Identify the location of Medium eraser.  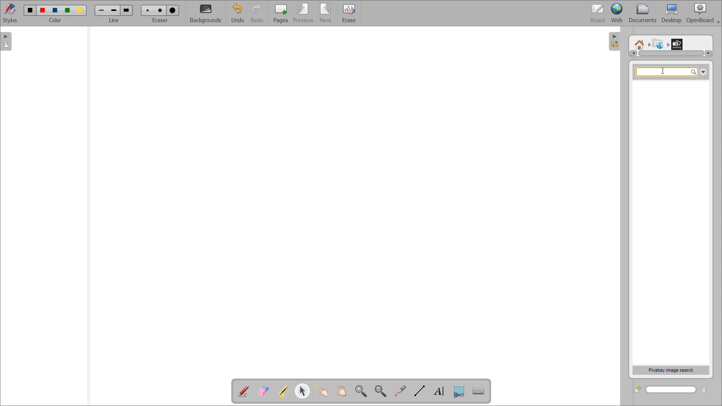
(159, 9).